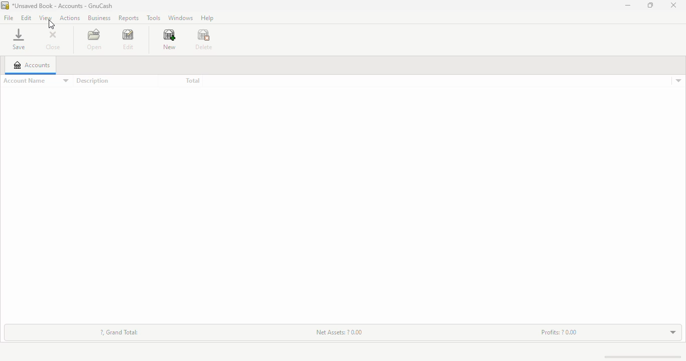 Image resolution: width=686 pixels, height=361 pixels. What do you see at coordinates (673, 332) in the screenshot?
I see `toggle expand` at bounding box center [673, 332].